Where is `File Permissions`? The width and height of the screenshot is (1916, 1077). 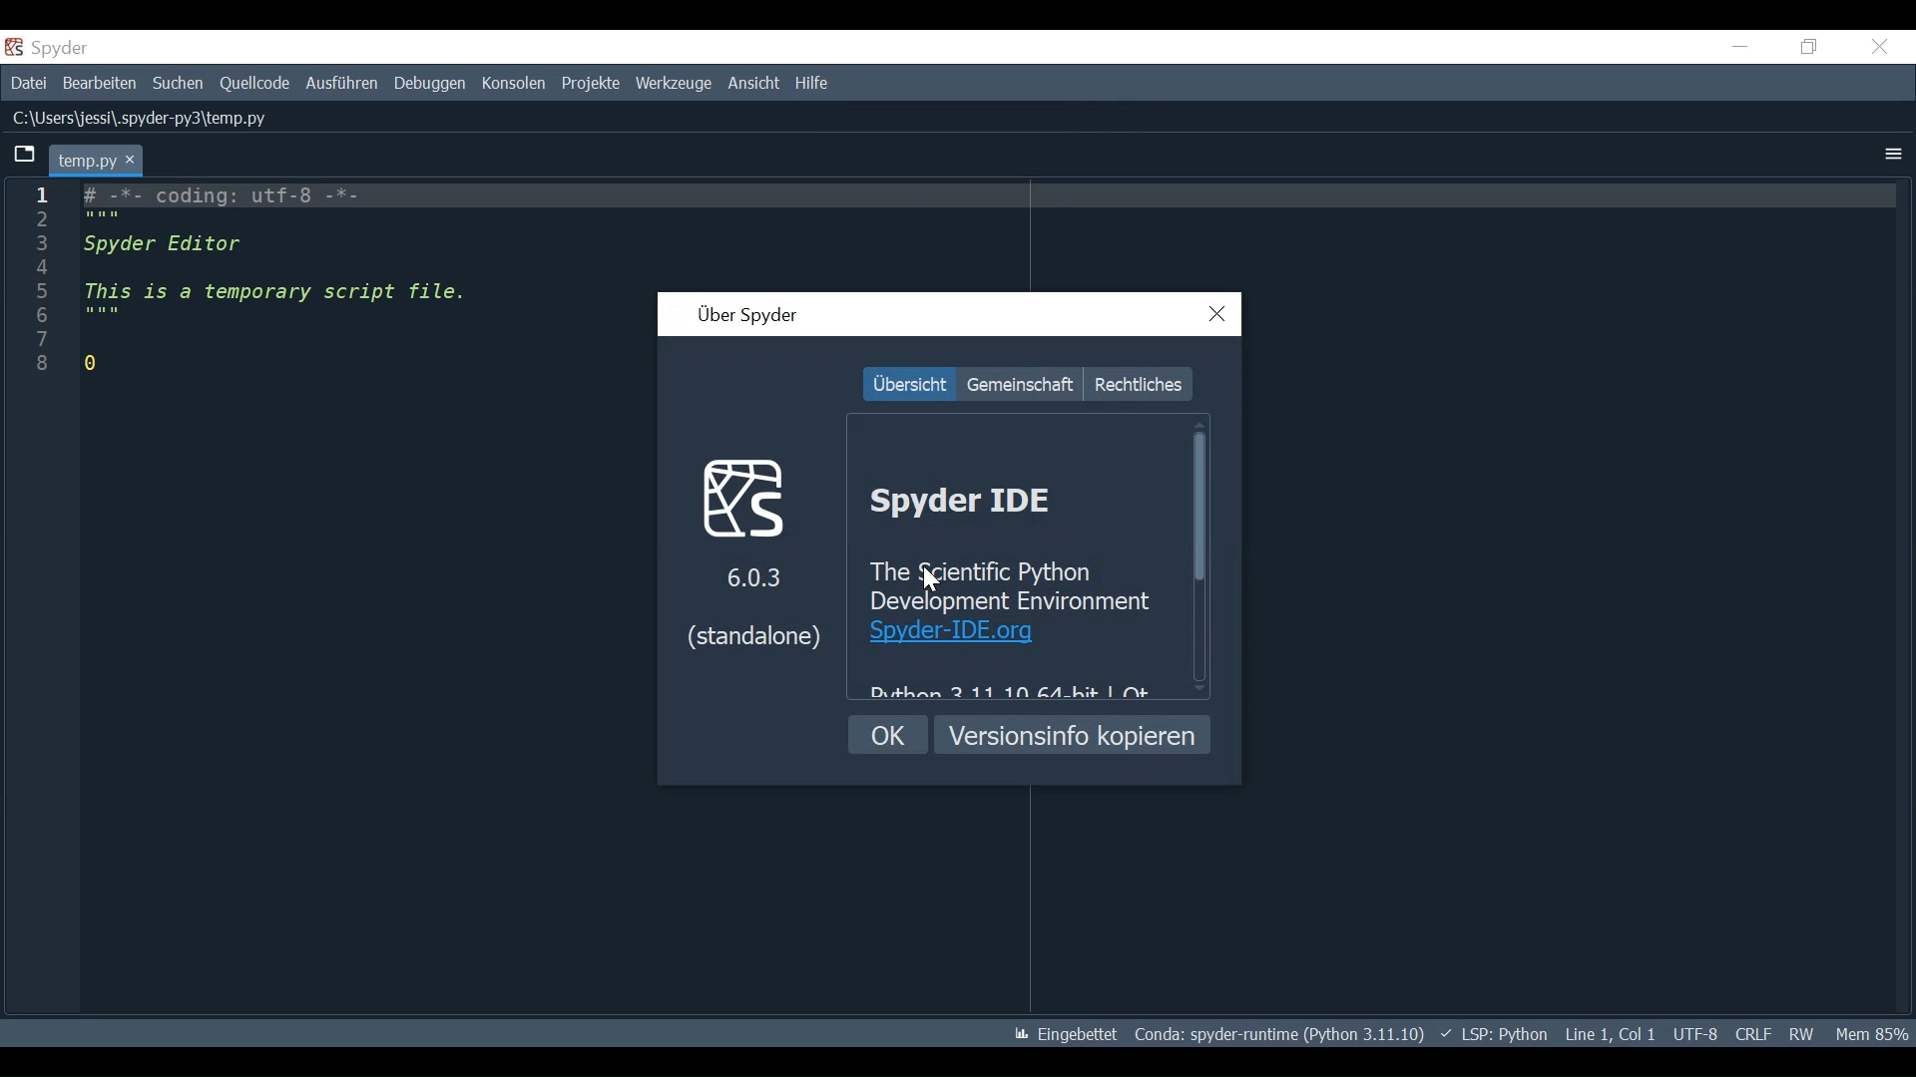 File Permissions is located at coordinates (1803, 1034).